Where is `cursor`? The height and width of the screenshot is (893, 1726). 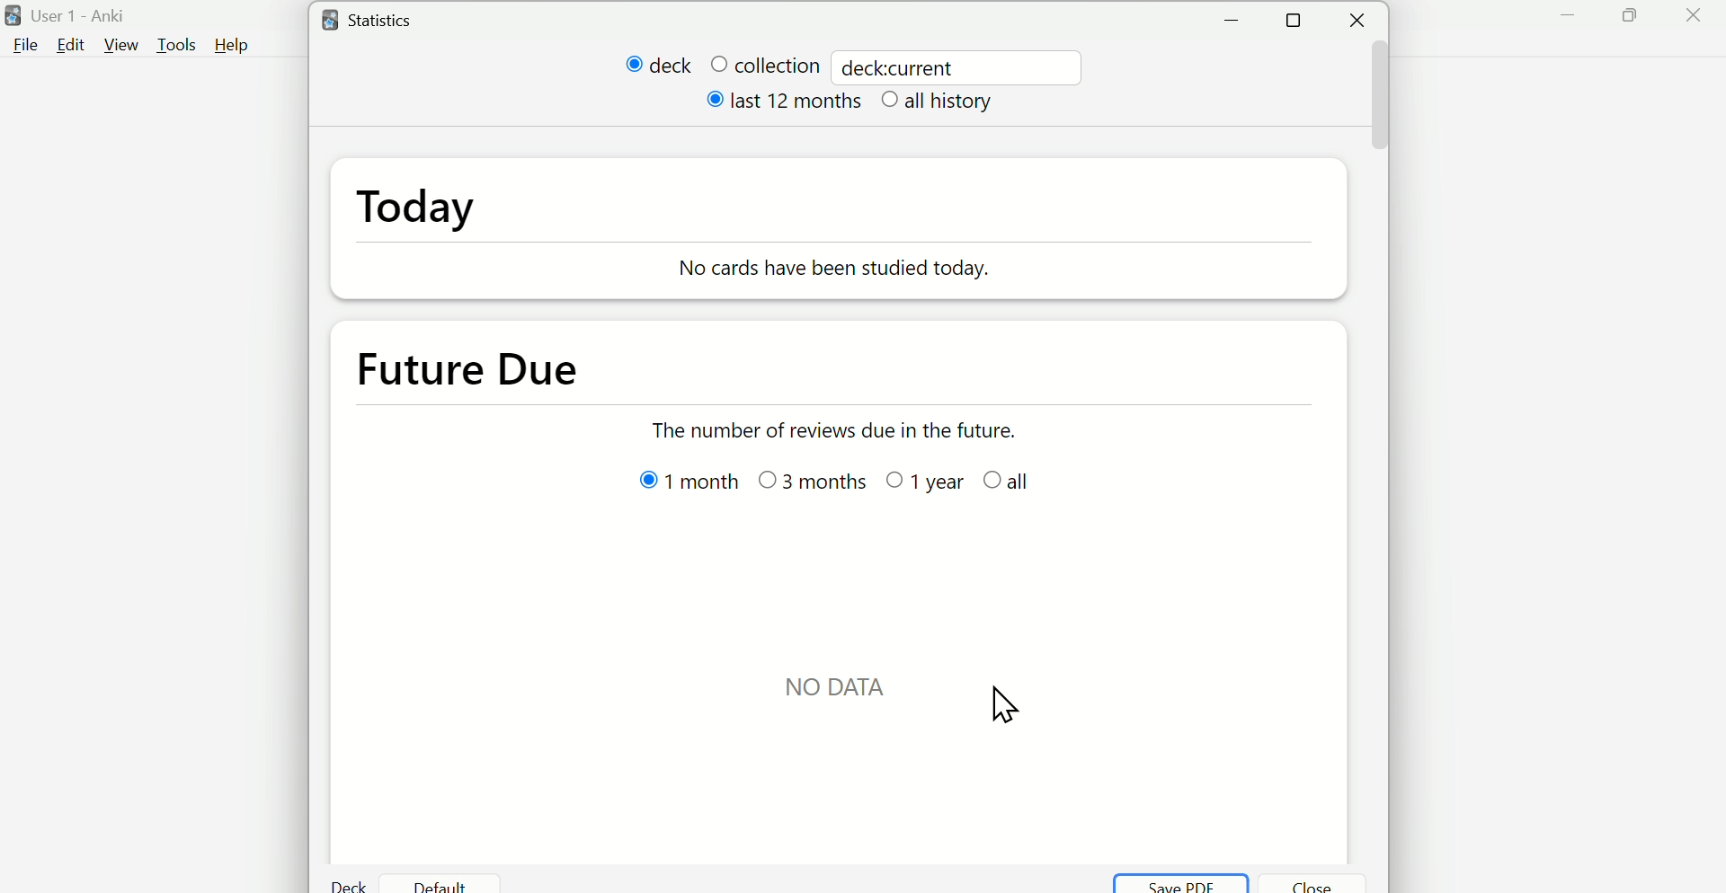
cursor is located at coordinates (1009, 710).